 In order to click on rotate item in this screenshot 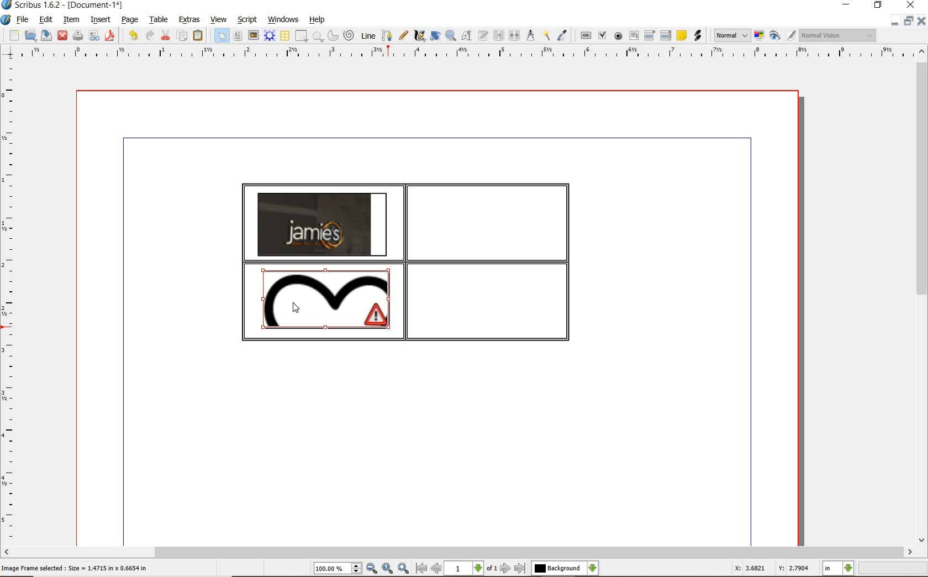, I will do `click(434, 36)`.